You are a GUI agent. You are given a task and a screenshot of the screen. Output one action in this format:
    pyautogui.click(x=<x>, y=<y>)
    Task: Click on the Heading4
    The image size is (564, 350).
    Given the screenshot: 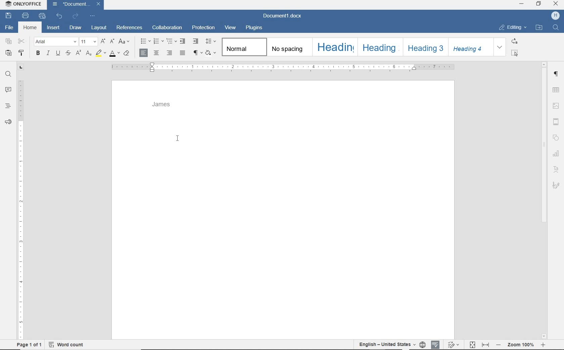 What is the action you would take?
    pyautogui.click(x=470, y=49)
    